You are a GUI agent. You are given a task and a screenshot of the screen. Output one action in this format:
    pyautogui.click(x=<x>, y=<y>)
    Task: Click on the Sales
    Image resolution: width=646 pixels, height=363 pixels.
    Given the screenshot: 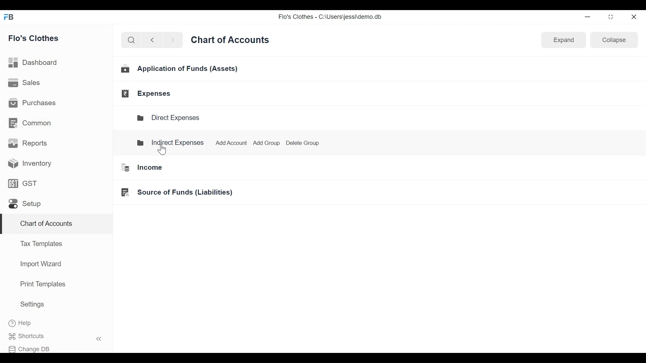 What is the action you would take?
    pyautogui.click(x=25, y=83)
    